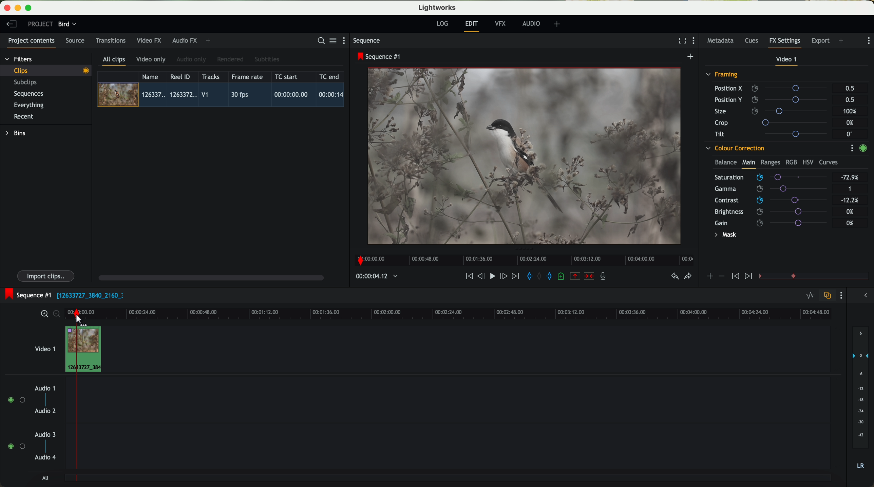  I want to click on toggle between list and title view, so click(332, 40).